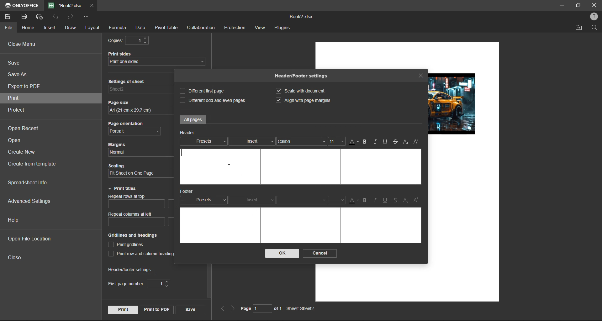 The width and height of the screenshot is (602, 321). Describe the element at coordinates (203, 28) in the screenshot. I see `collaboration` at that location.